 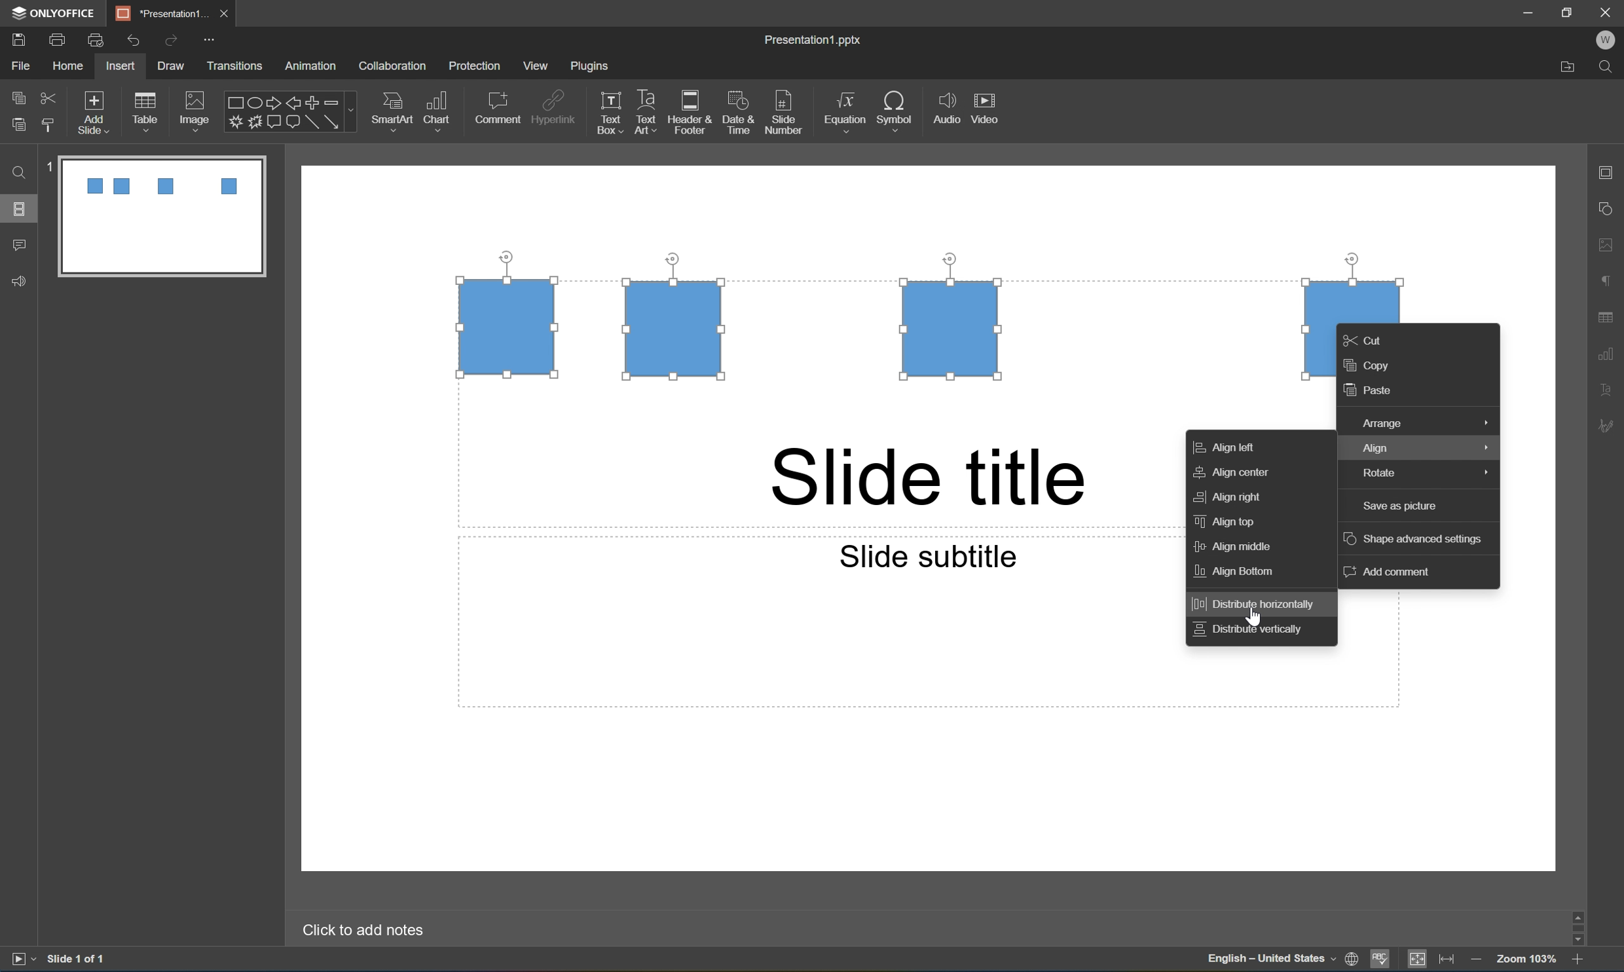 What do you see at coordinates (20, 174) in the screenshot?
I see `Find` at bounding box center [20, 174].